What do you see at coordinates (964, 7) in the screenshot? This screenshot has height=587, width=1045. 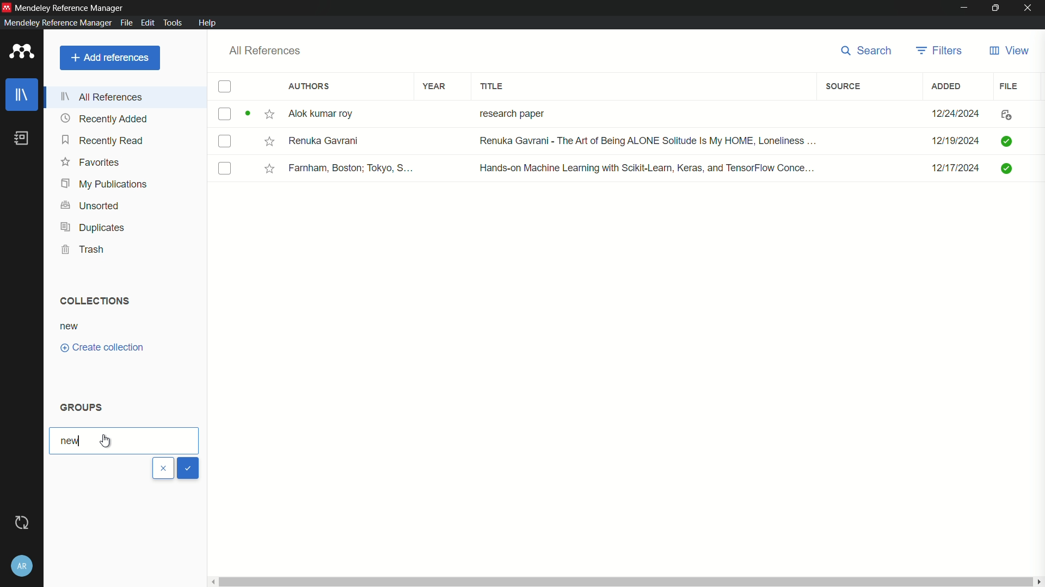 I see `minimize` at bounding box center [964, 7].